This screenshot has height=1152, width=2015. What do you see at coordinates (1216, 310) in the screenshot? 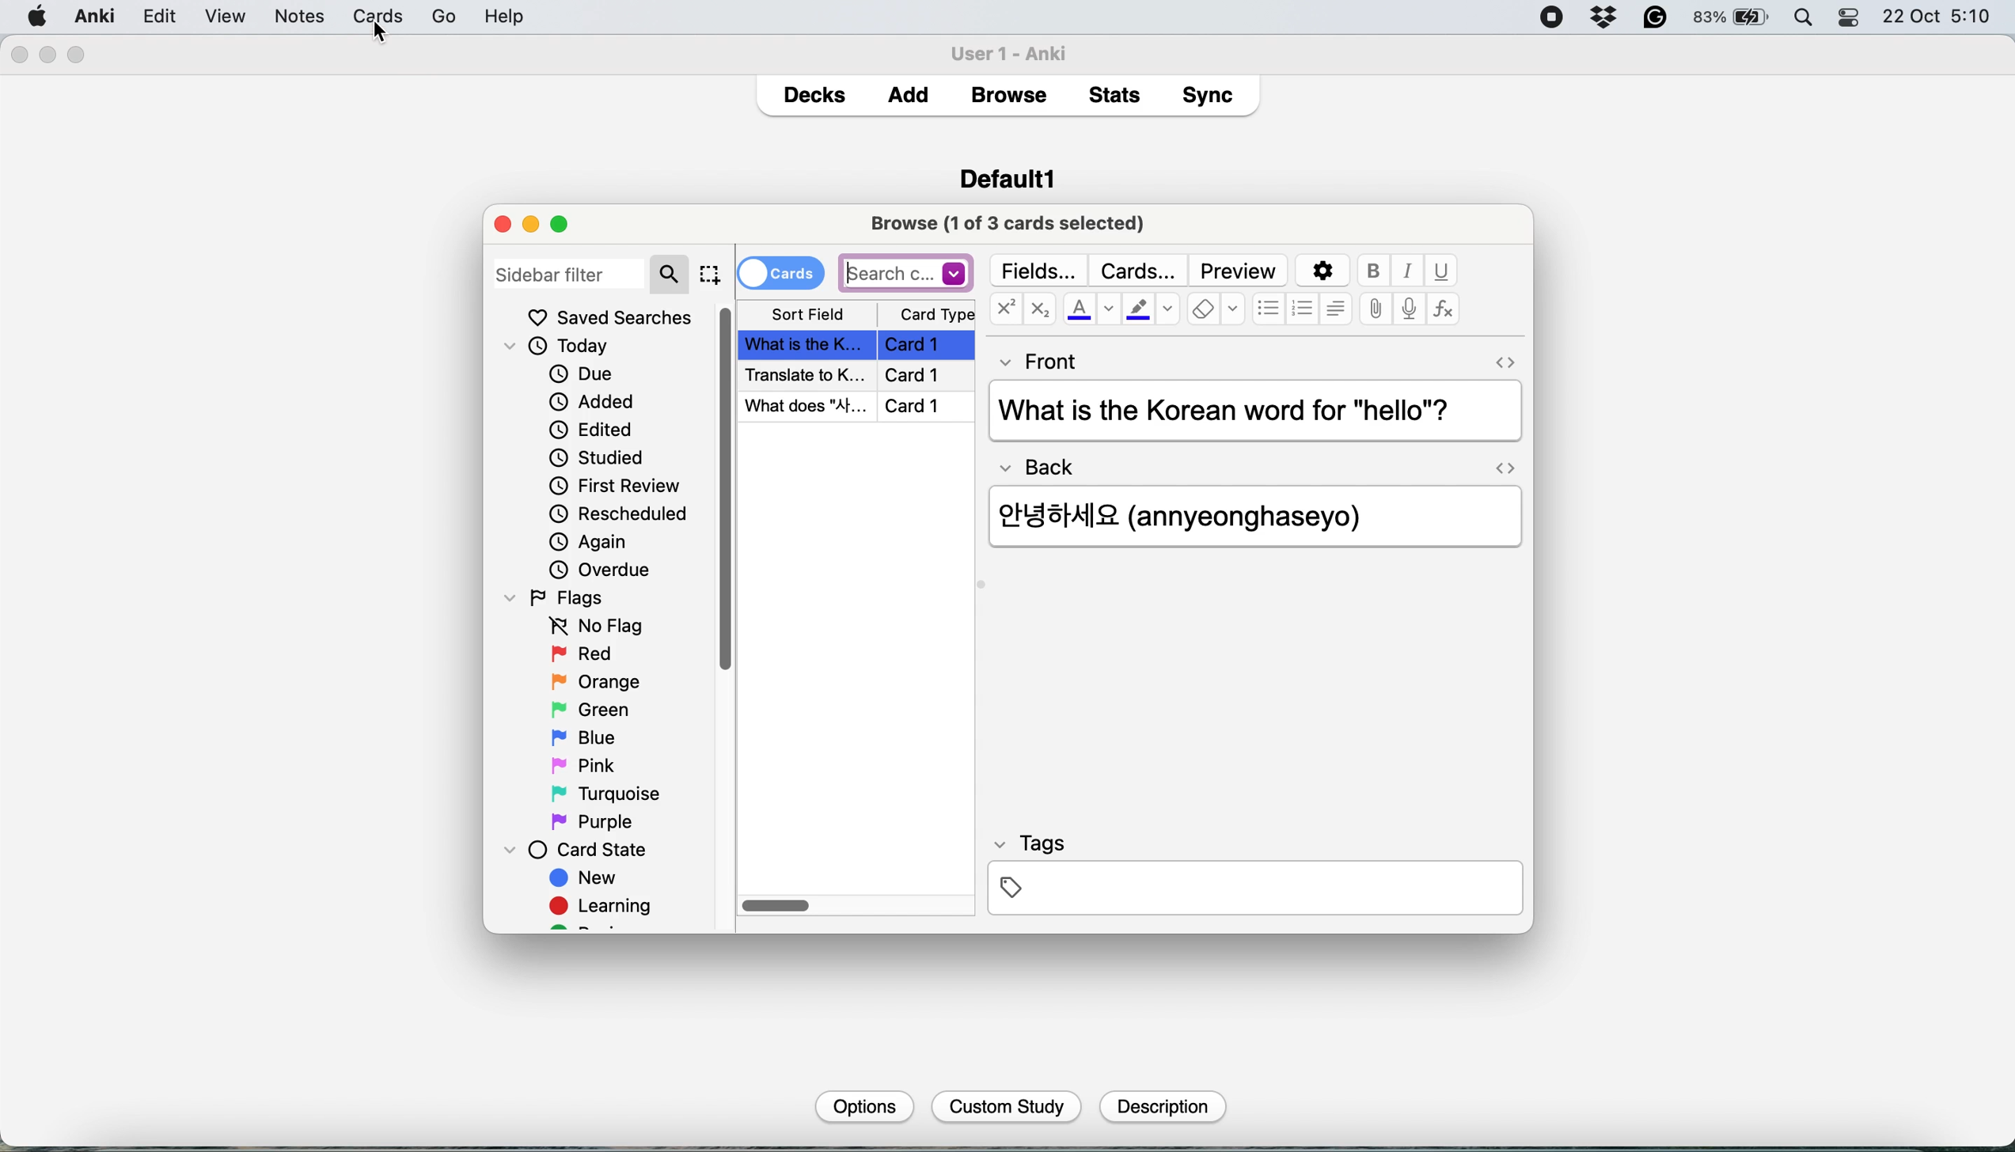
I see `erase` at bounding box center [1216, 310].